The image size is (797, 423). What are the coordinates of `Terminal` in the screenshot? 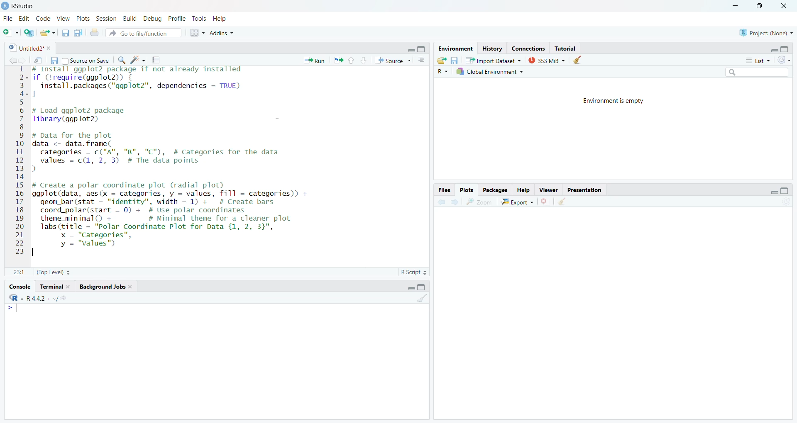 It's located at (54, 287).